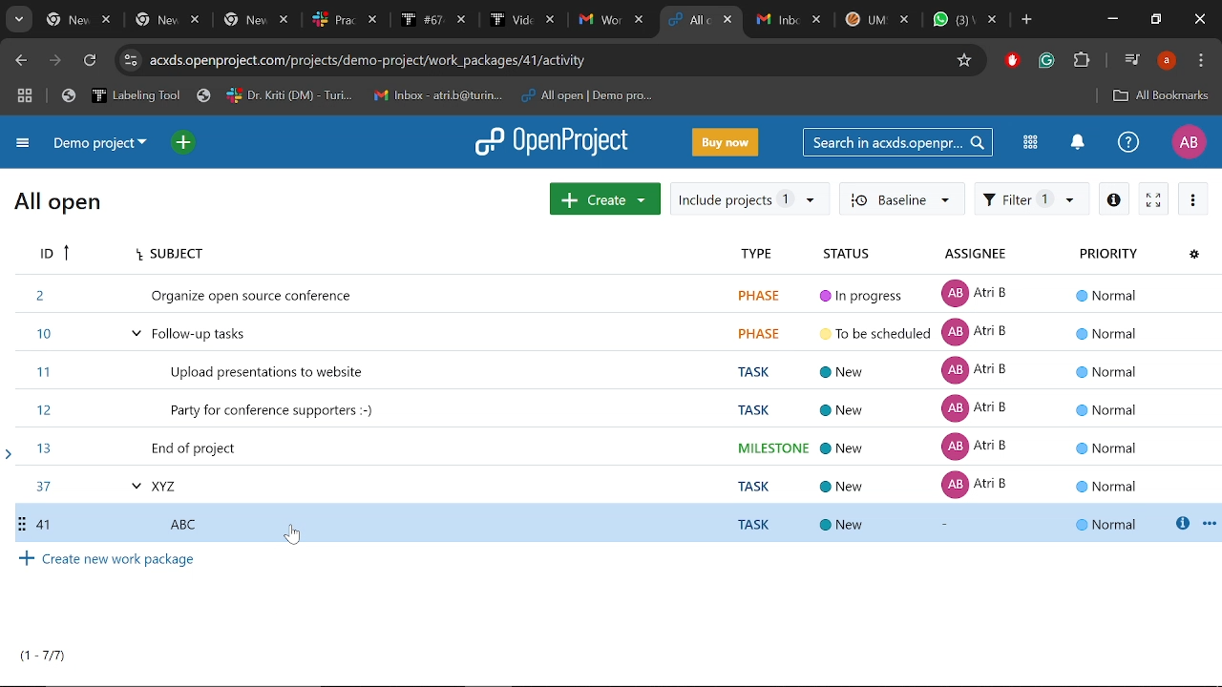  What do you see at coordinates (1084, 61) in the screenshot?
I see `Extensions` at bounding box center [1084, 61].